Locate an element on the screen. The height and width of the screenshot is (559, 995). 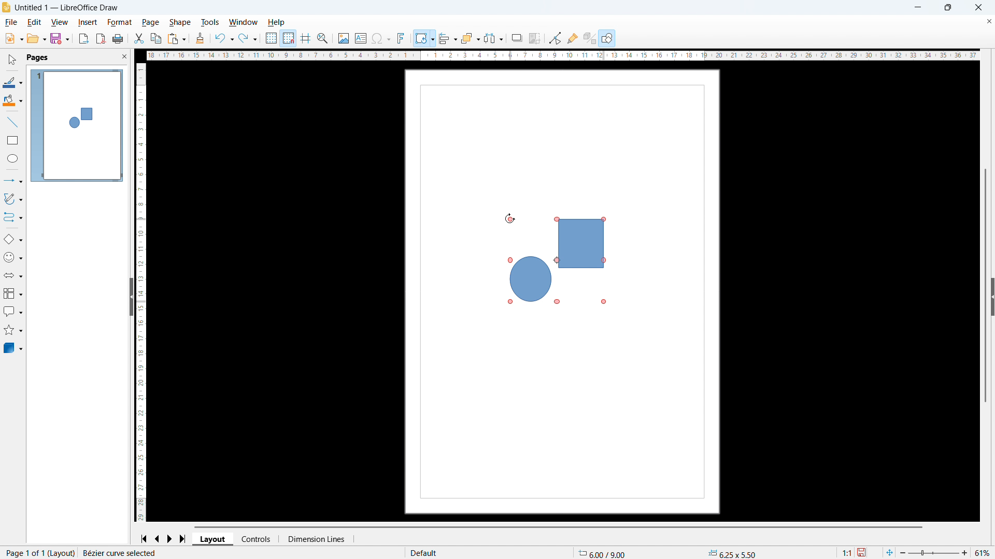
open  is located at coordinates (36, 39).